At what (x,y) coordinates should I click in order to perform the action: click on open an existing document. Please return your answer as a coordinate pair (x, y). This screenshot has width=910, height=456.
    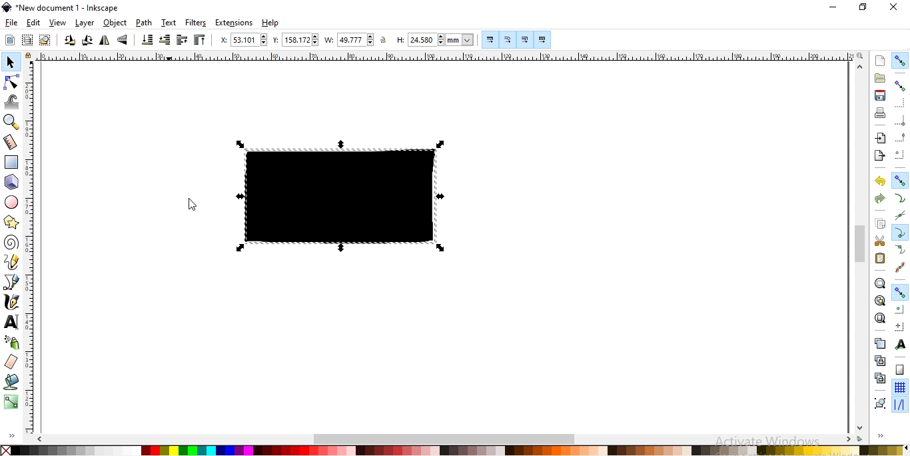
    Looking at the image, I should click on (880, 79).